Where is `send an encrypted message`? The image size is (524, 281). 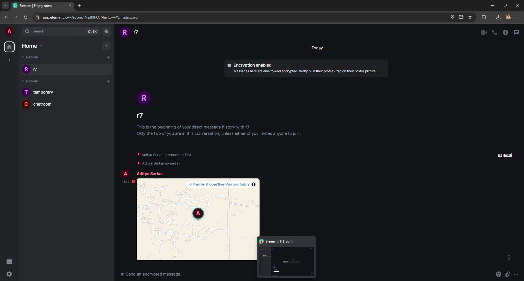
send an encrypted message is located at coordinates (151, 274).